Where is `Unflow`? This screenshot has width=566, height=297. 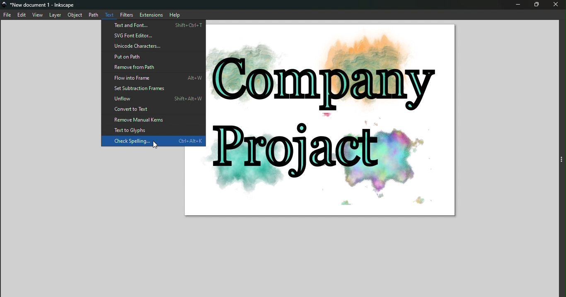 Unflow is located at coordinates (154, 97).